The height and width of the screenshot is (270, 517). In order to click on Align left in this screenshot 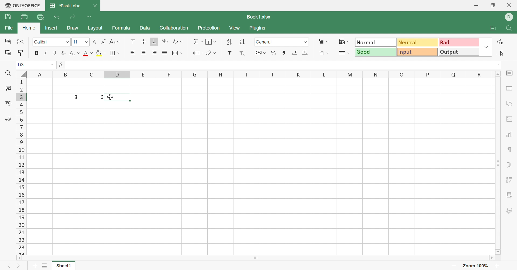, I will do `click(134, 53)`.